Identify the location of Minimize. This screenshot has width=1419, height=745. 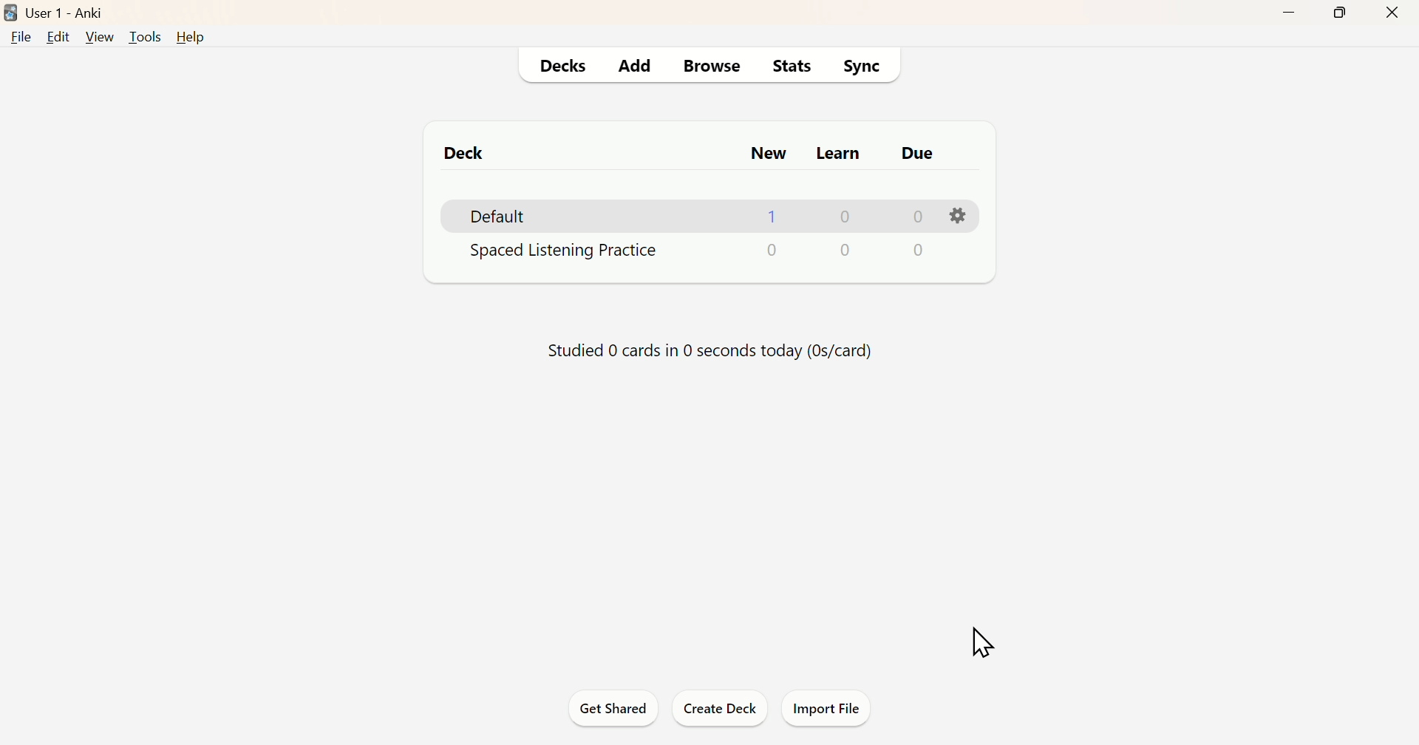
(1290, 16).